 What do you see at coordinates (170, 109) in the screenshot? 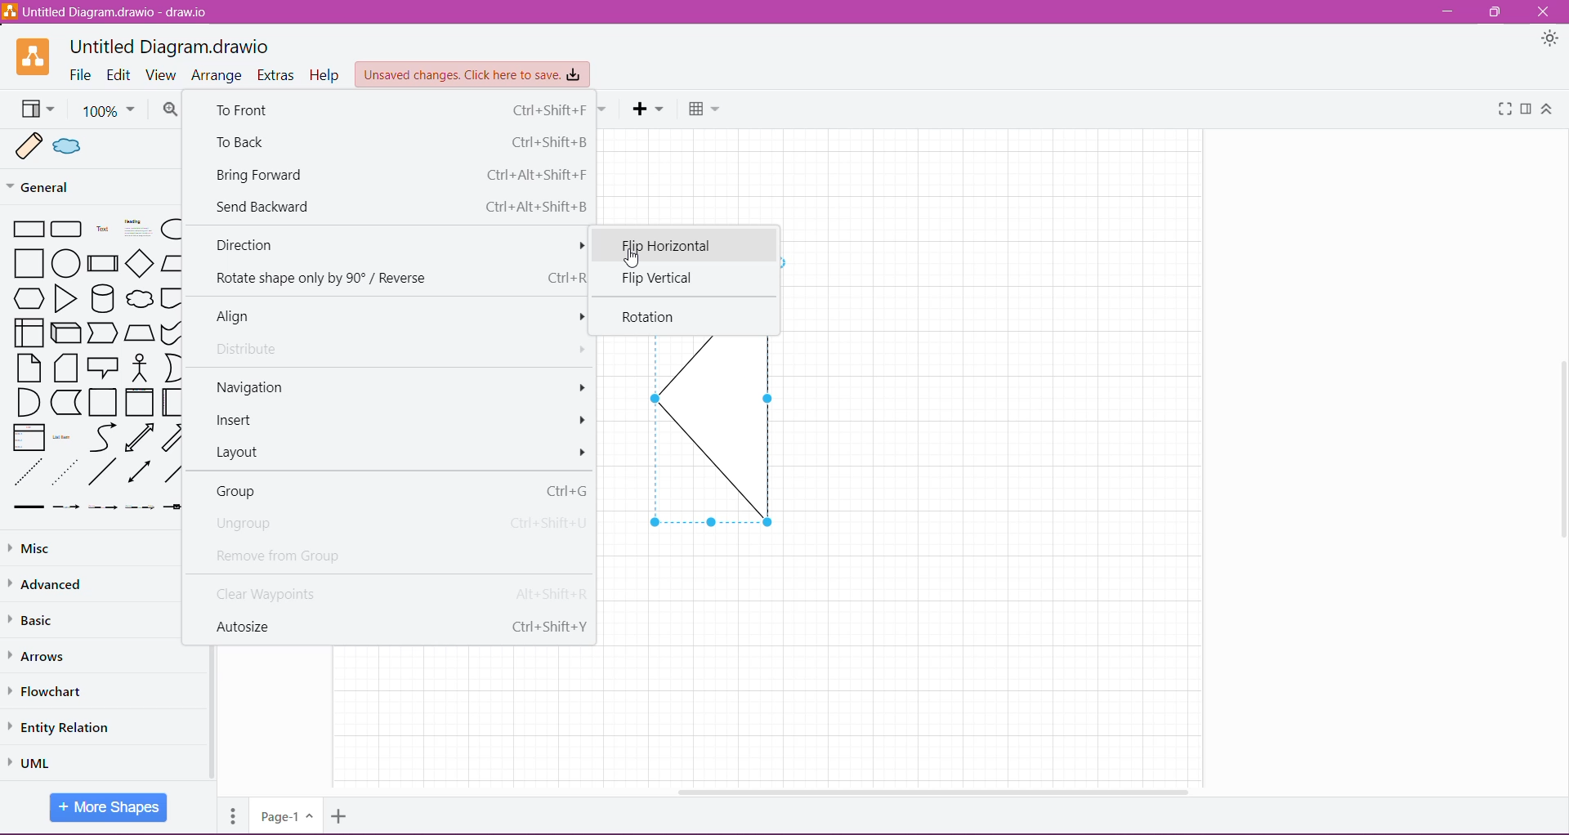
I see `Zoom In` at bounding box center [170, 109].